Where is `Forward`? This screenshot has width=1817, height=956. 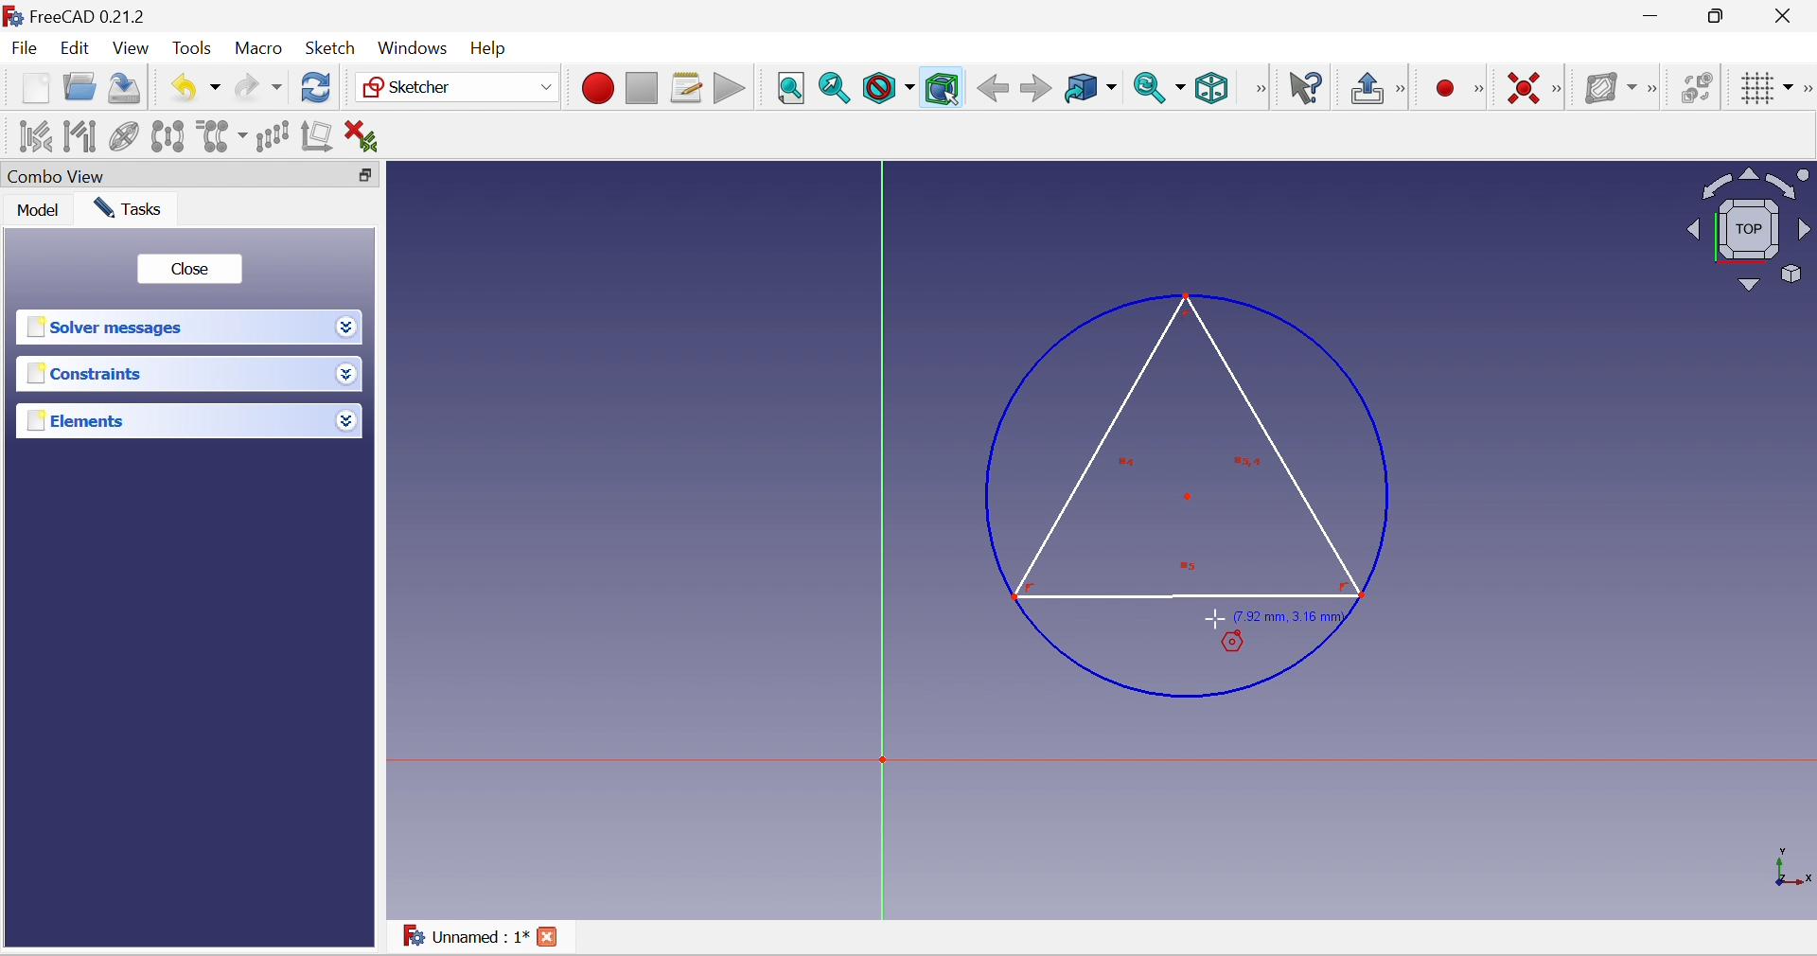 Forward is located at coordinates (1036, 89).